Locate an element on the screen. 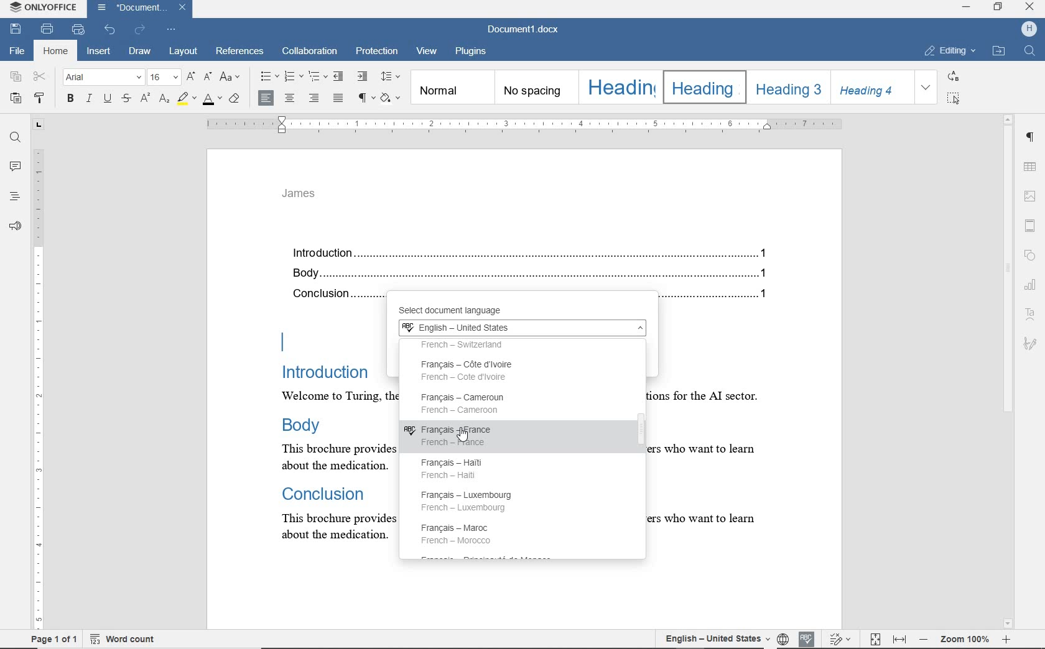 The width and height of the screenshot is (1045, 649). normal is located at coordinates (452, 86).